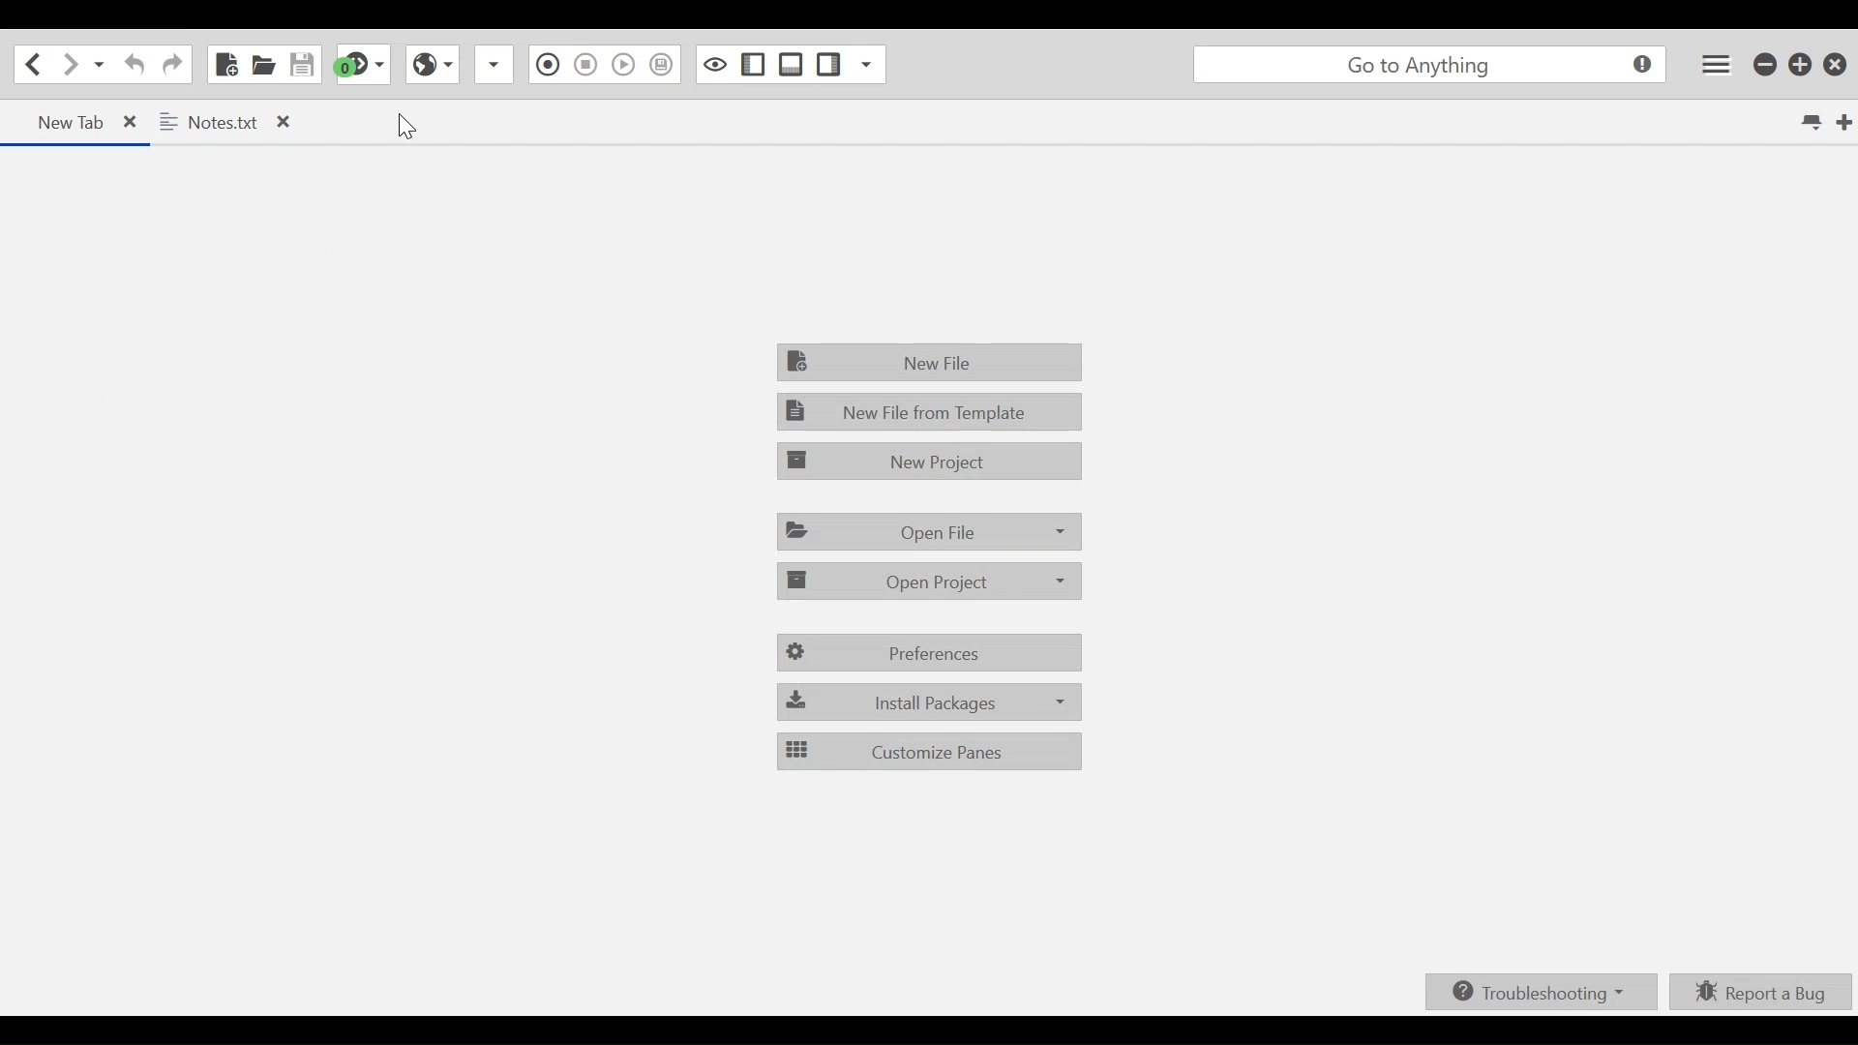  I want to click on Troubleshooting, so click(1543, 990).